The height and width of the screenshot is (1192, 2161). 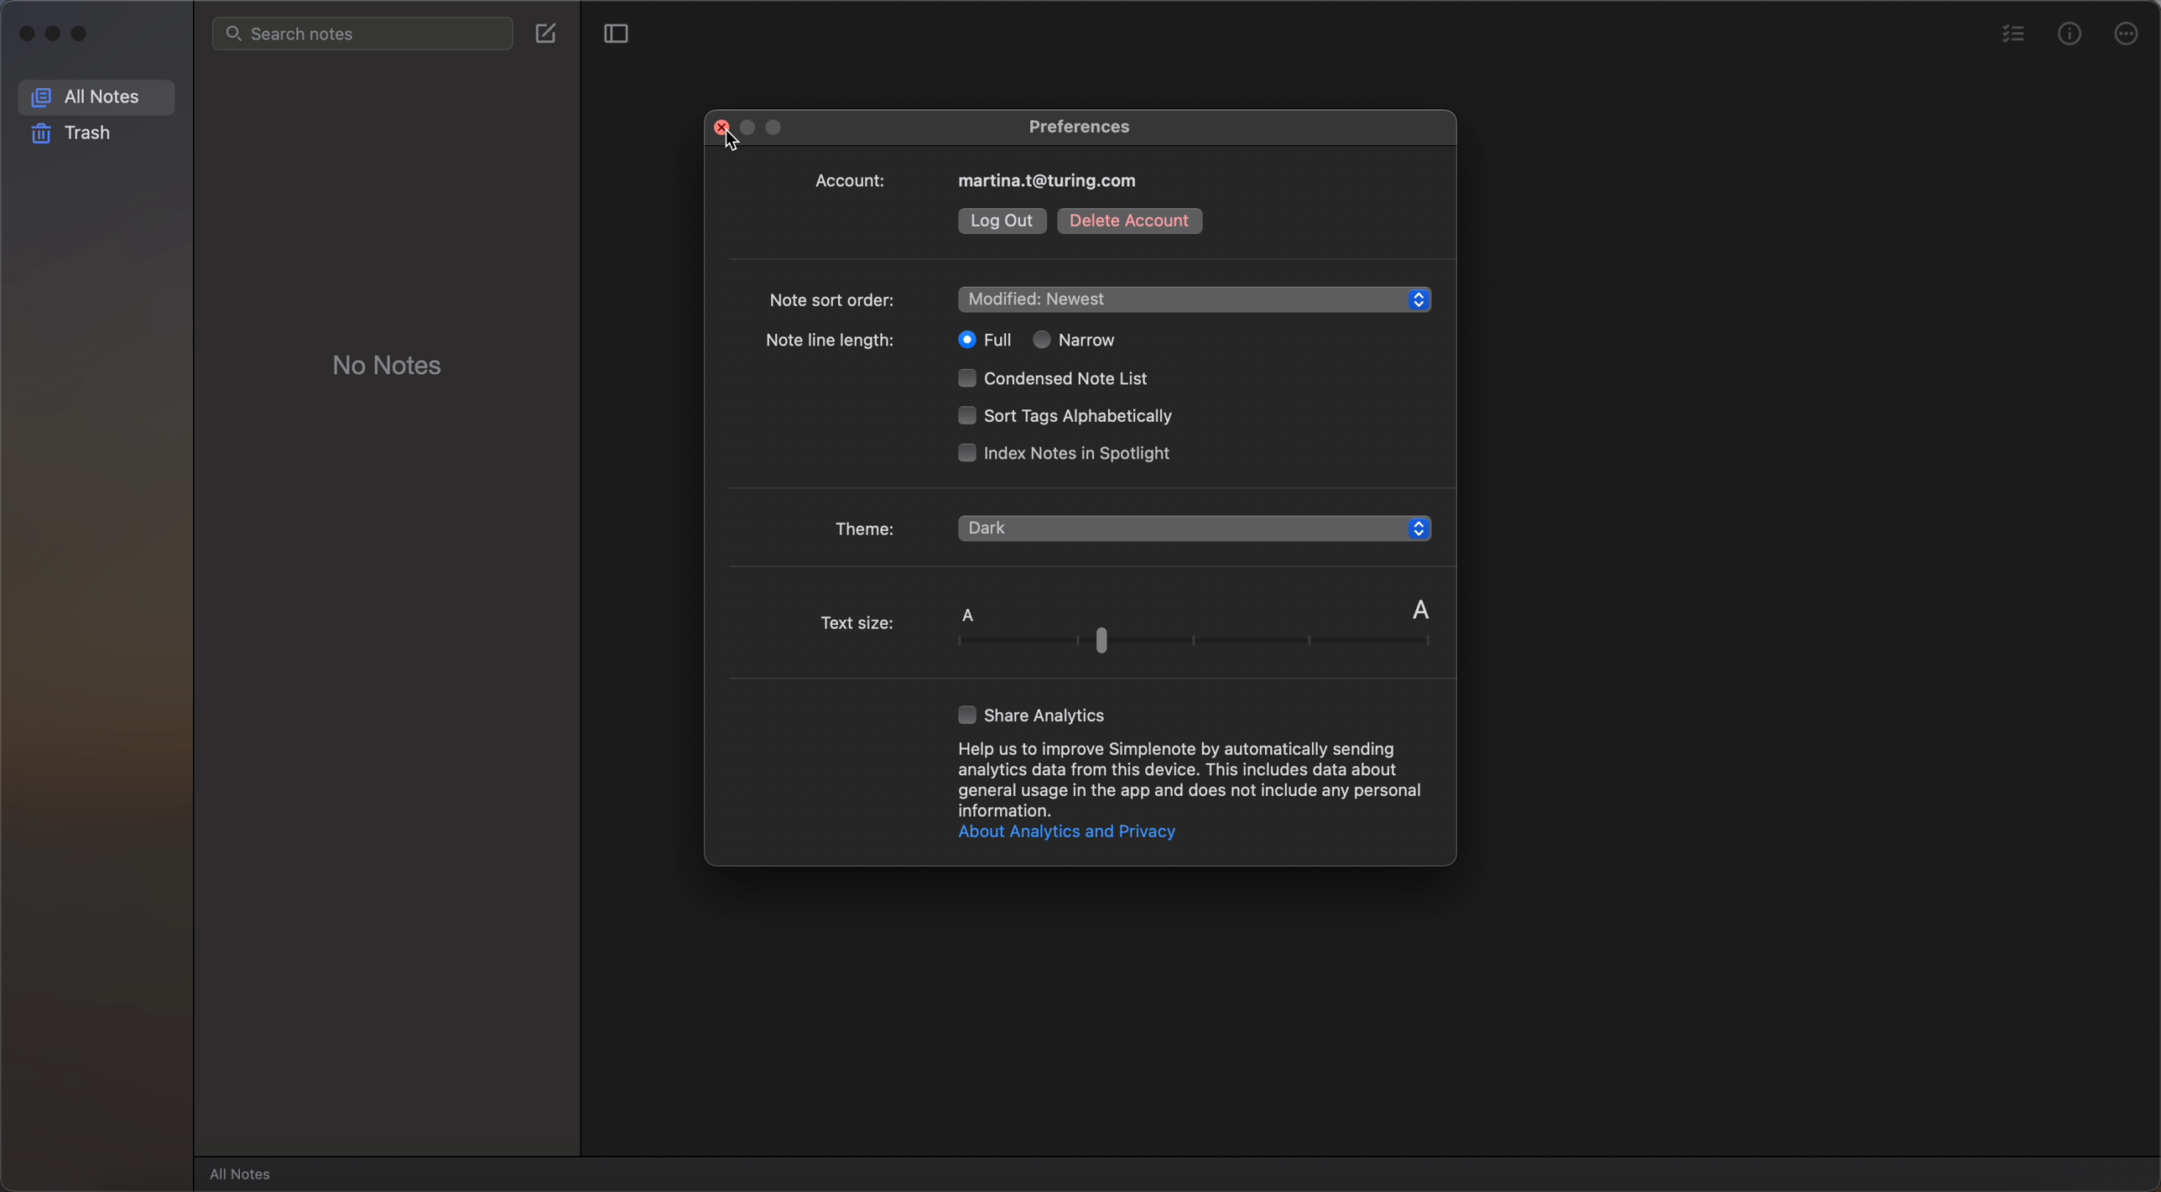 What do you see at coordinates (979, 339) in the screenshot?
I see `full` at bounding box center [979, 339].